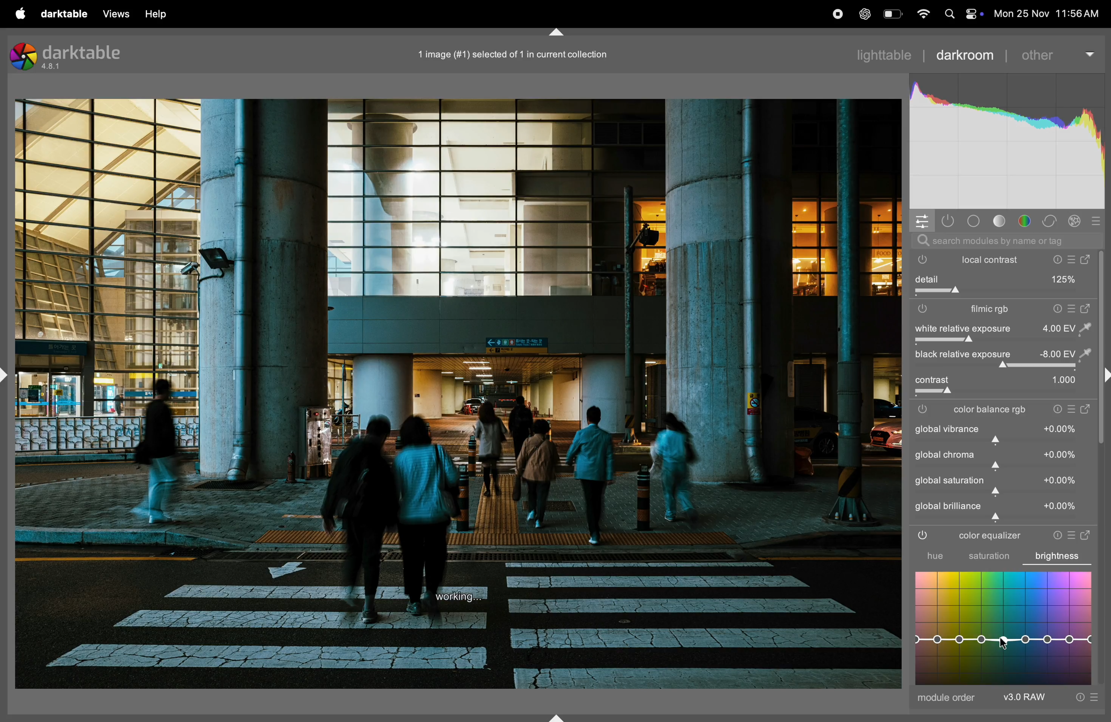 Image resolution: width=1111 pixels, height=722 pixels. Describe the element at coordinates (923, 537) in the screenshot. I see `color equalizer is on` at that location.